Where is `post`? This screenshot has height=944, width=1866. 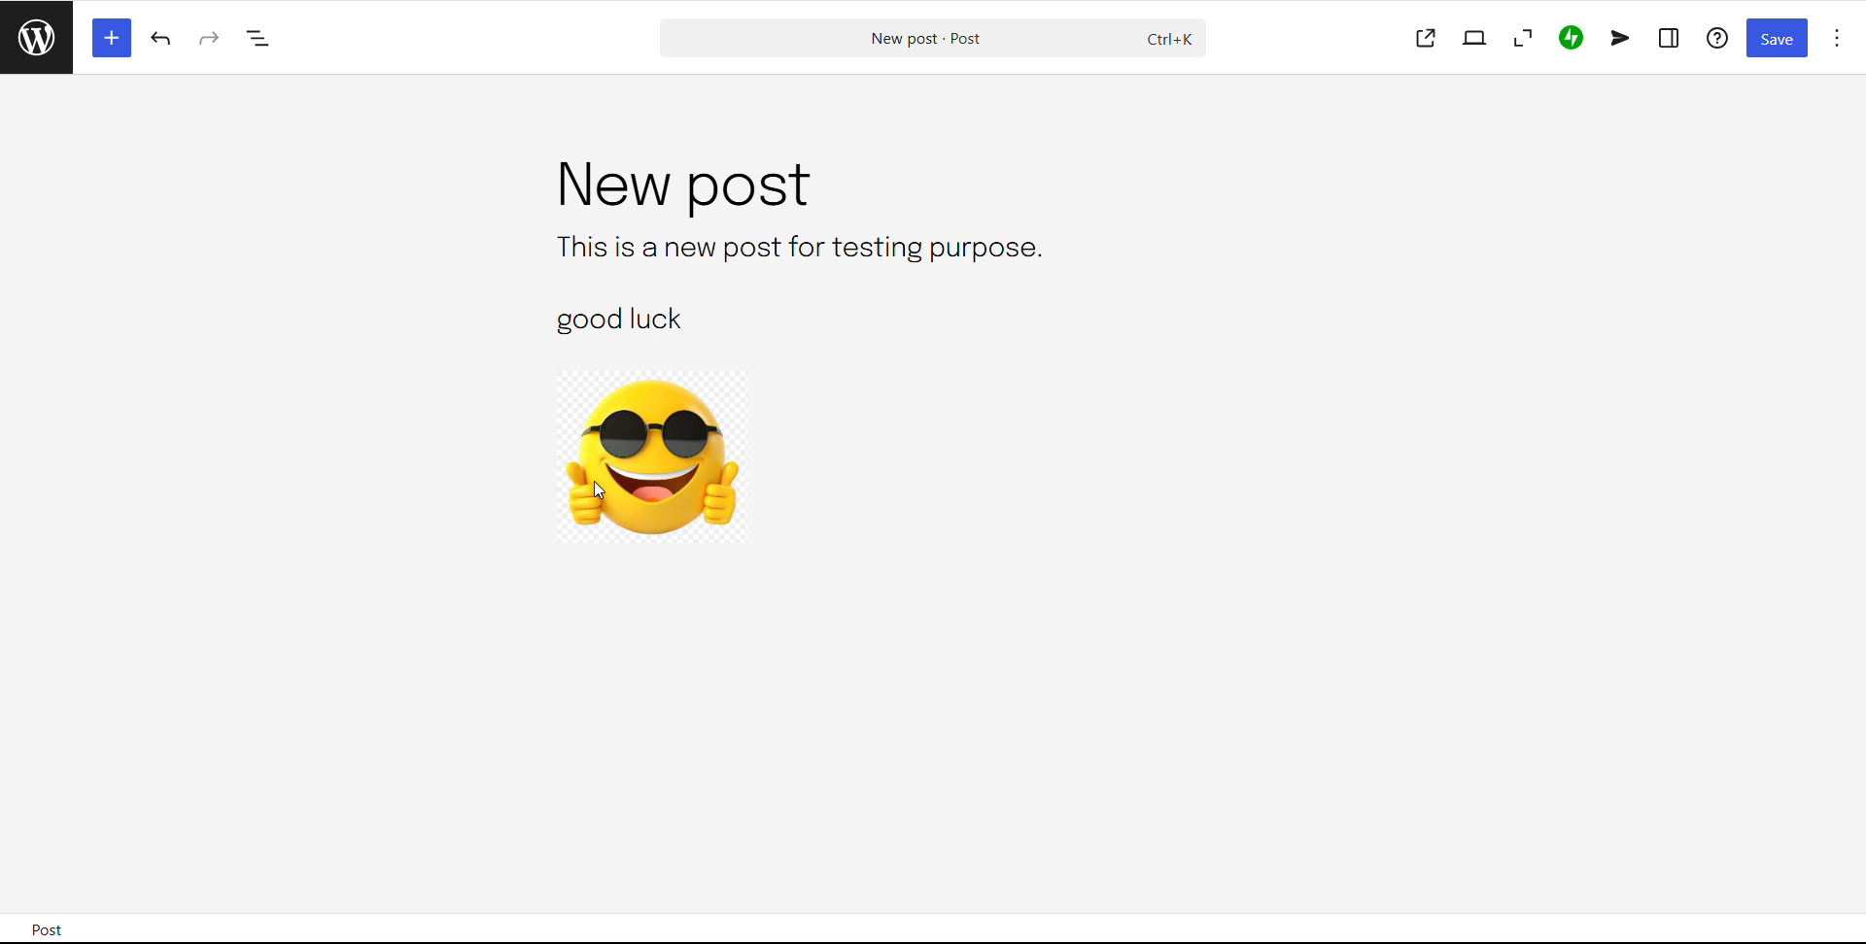 post is located at coordinates (60, 927).